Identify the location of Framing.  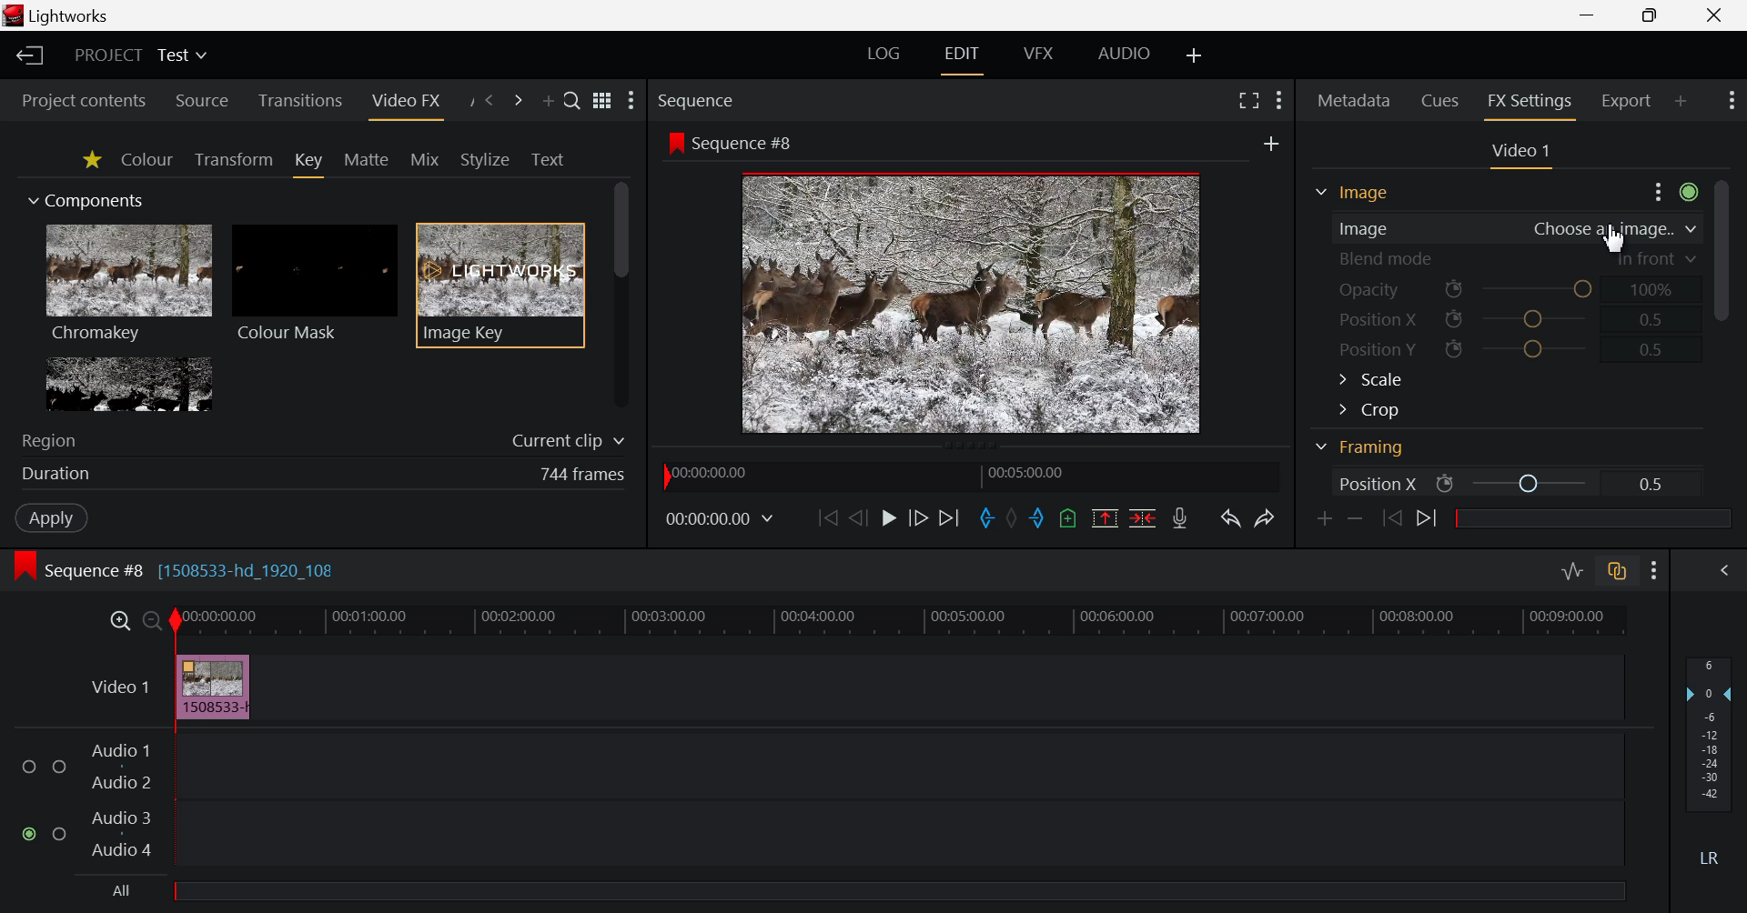
(1491, 446).